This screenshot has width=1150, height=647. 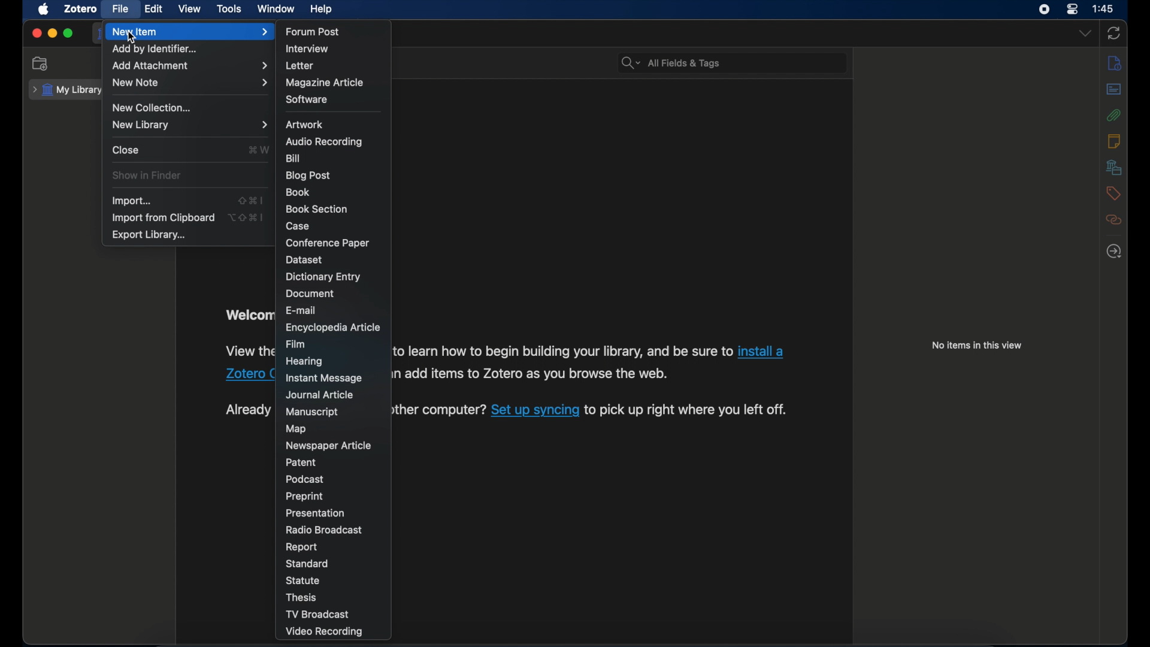 What do you see at coordinates (301, 462) in the screenshot?
I see `patent` at bounding box center [301, 462].